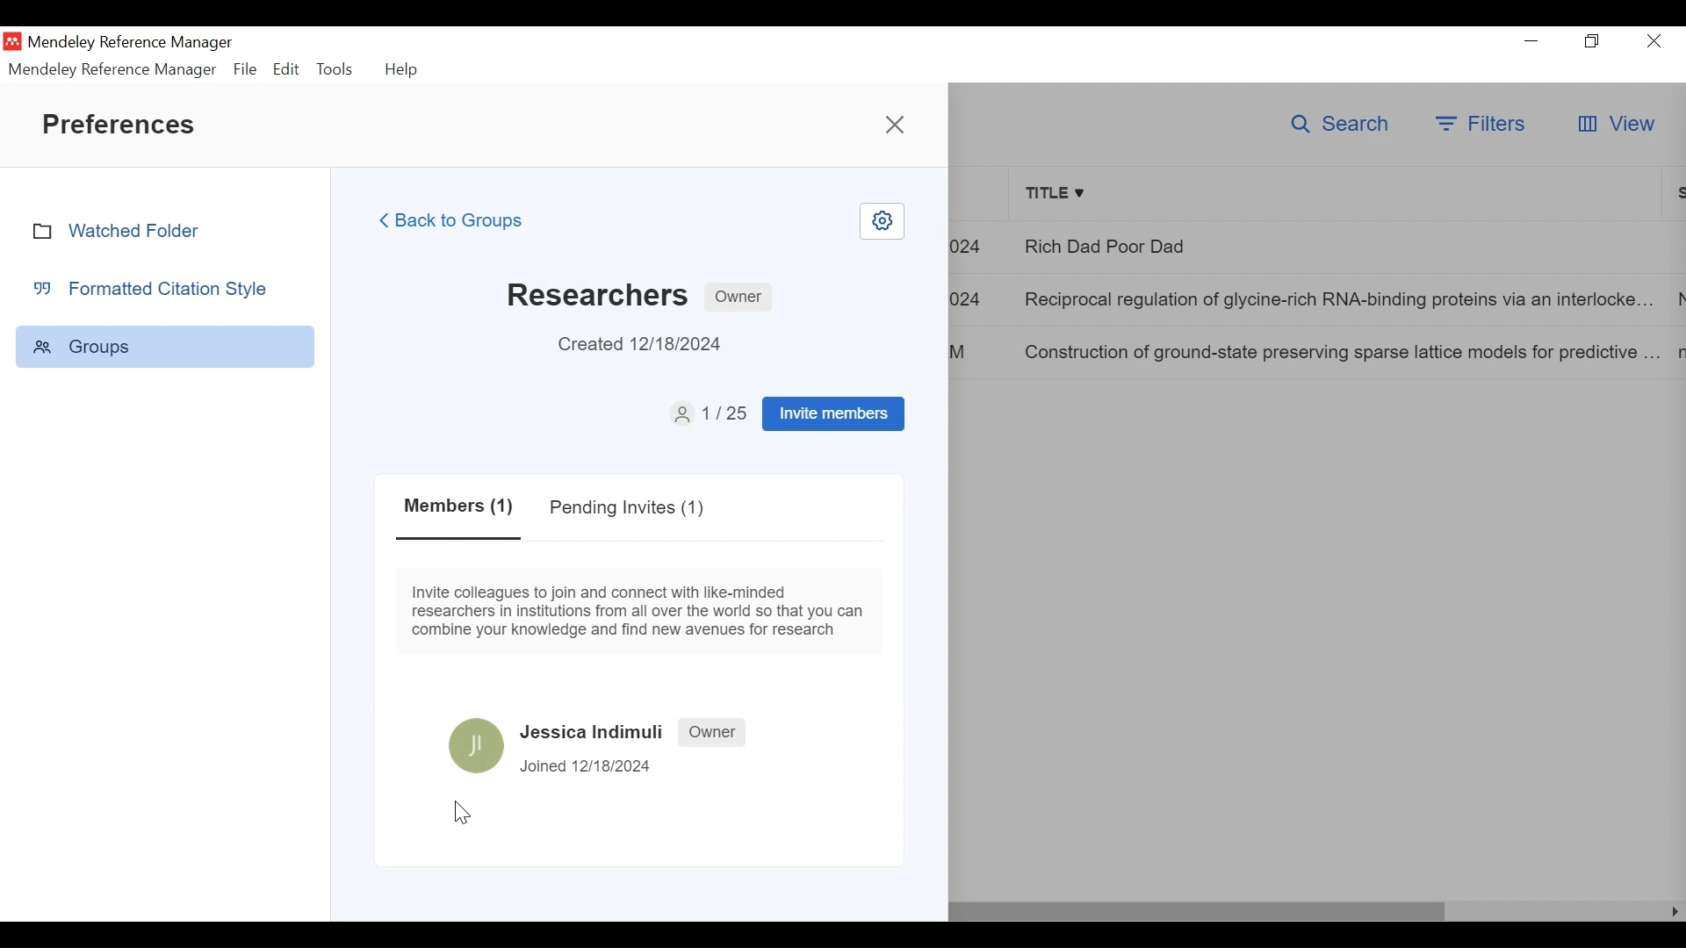  Describe the element at coordinates (460, 510) in the screenshot. I see `Members(1)` at that location.